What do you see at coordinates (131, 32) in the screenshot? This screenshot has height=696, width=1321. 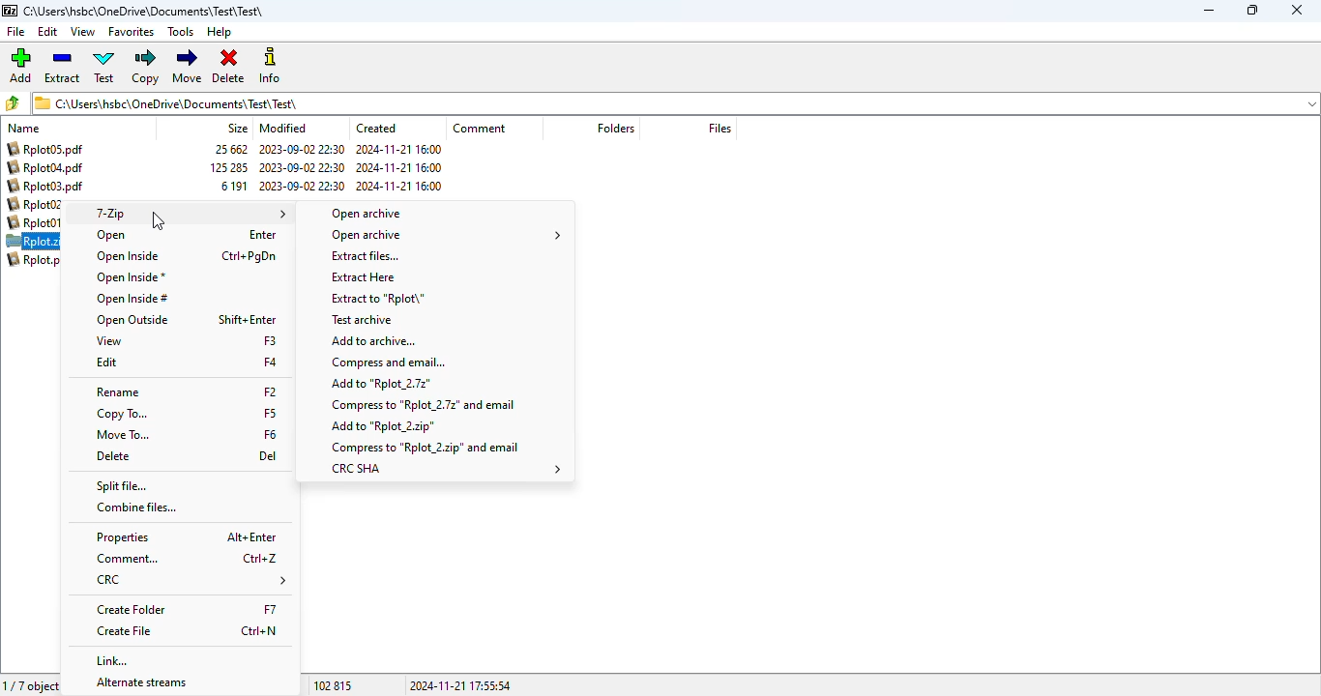 I see `favorites` at bounding box center [131, 32].